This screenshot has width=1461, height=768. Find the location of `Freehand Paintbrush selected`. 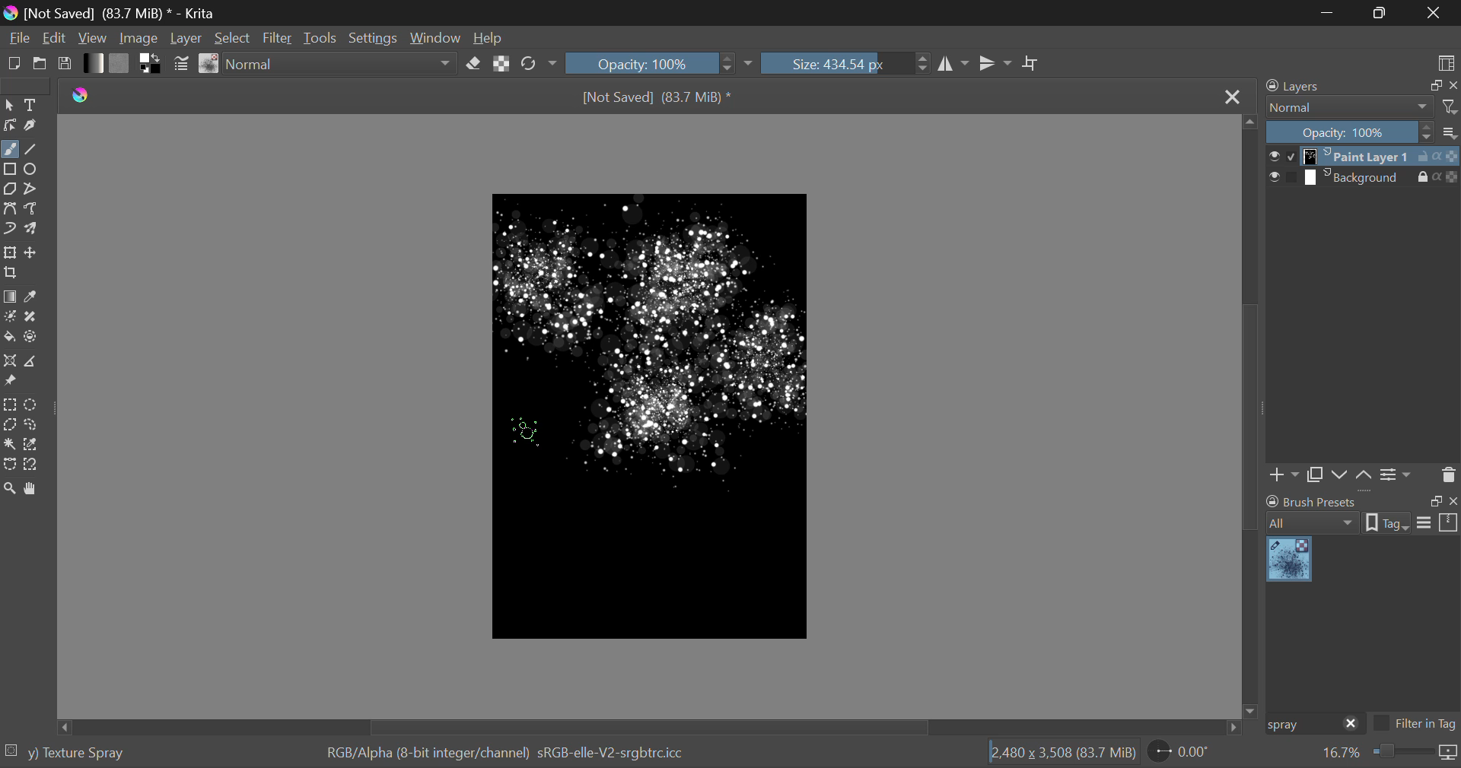

Freehand Paintbrush selected is located at coordinates (9, 151).